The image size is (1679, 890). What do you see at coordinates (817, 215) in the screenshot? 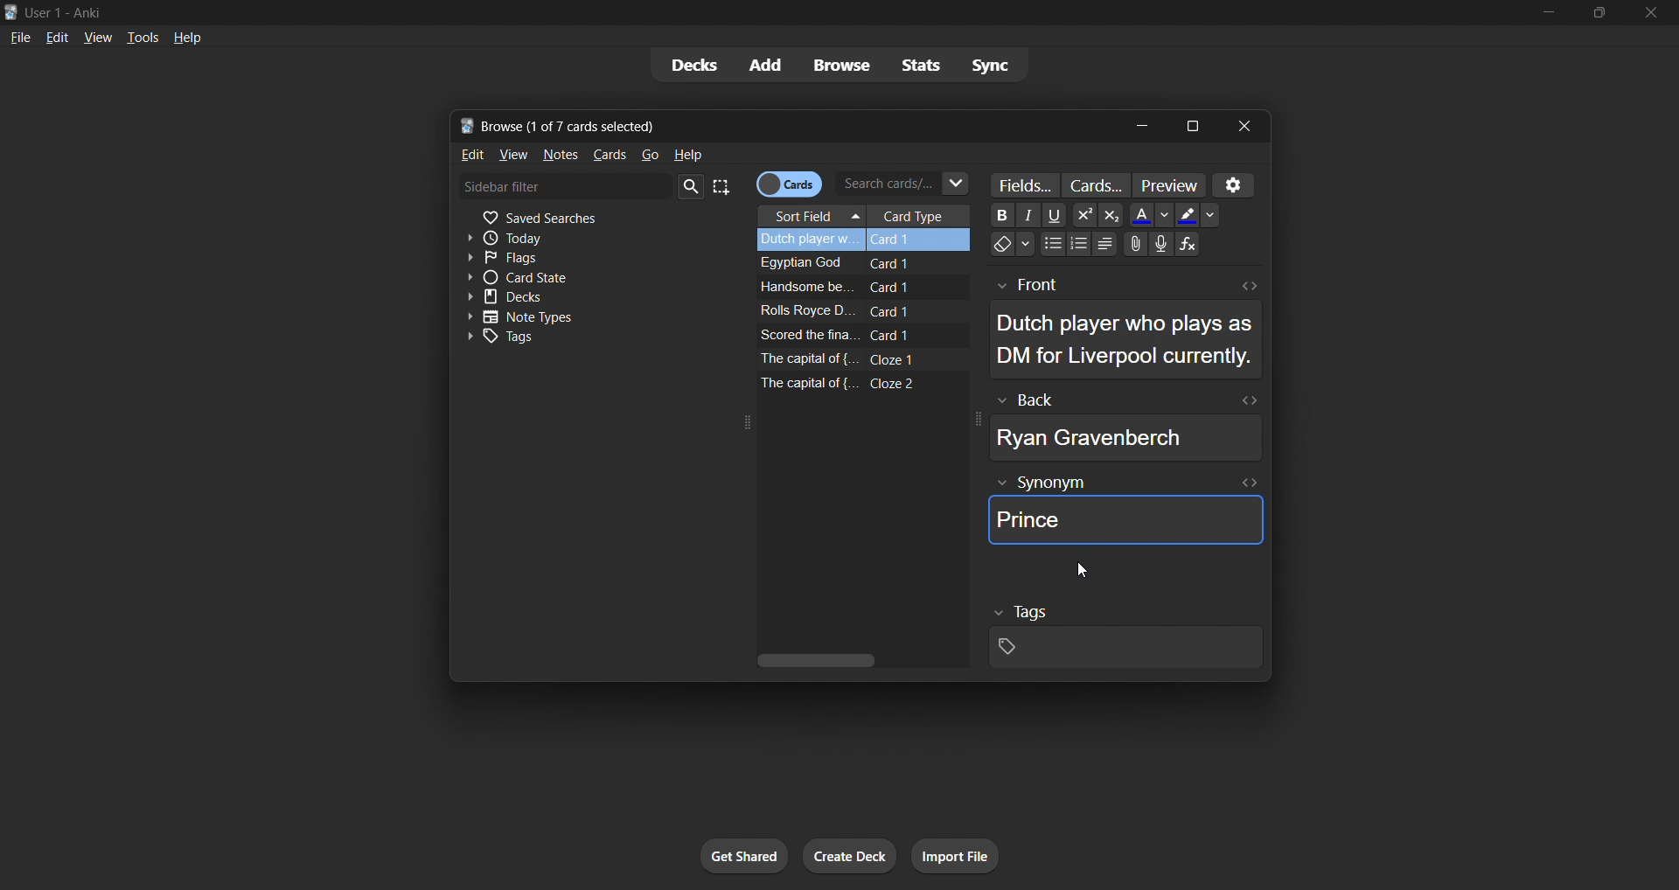
I see `sort field column` at bounding box center [817, 215].